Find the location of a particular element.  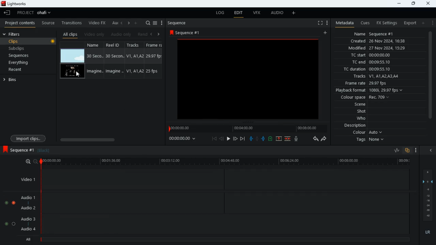

audio only is located at coordinates (122, 34).